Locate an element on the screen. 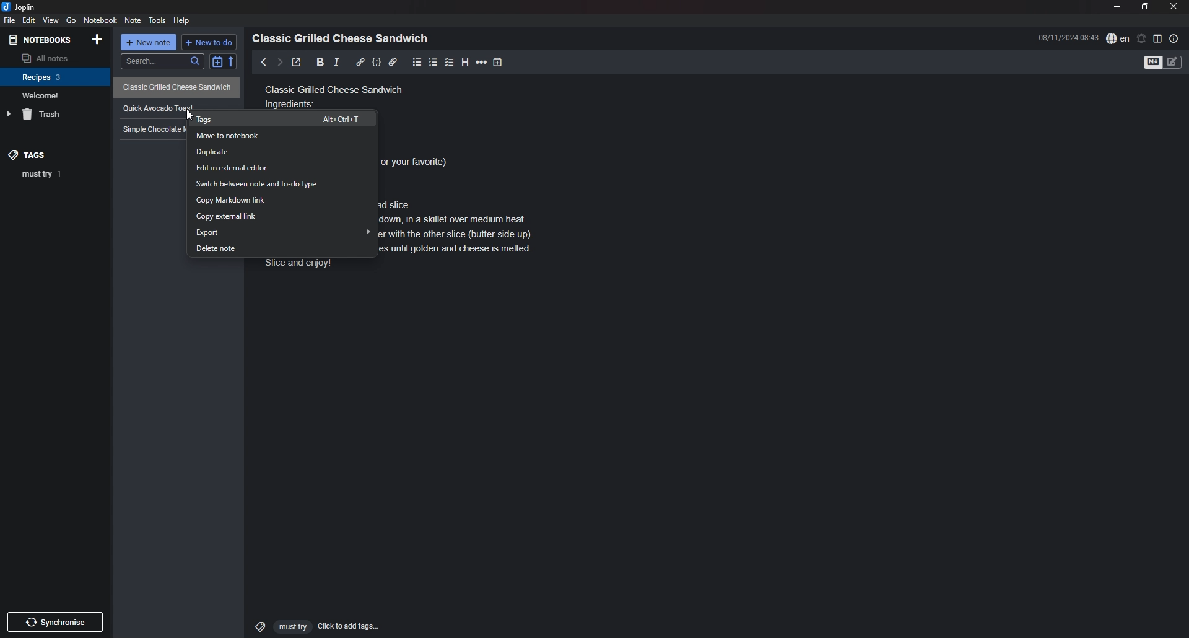  italic is located at coordinates (336, 62).